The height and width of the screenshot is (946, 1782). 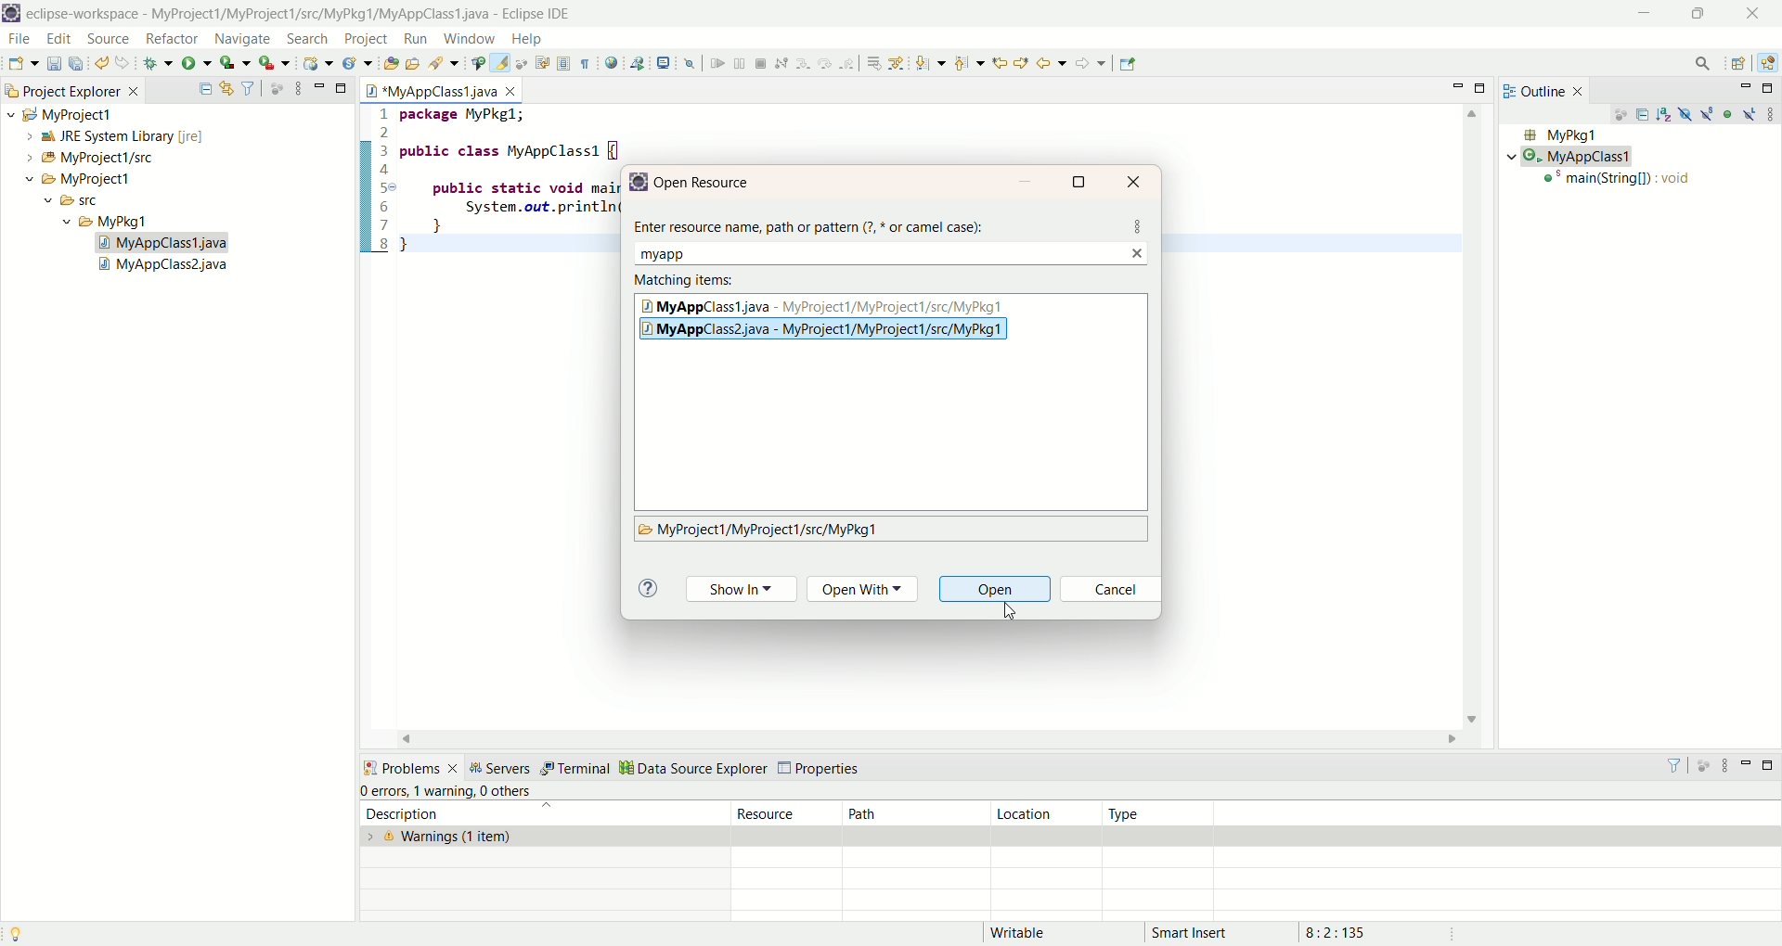 I want to click on step return, so click(x=848, y=66).